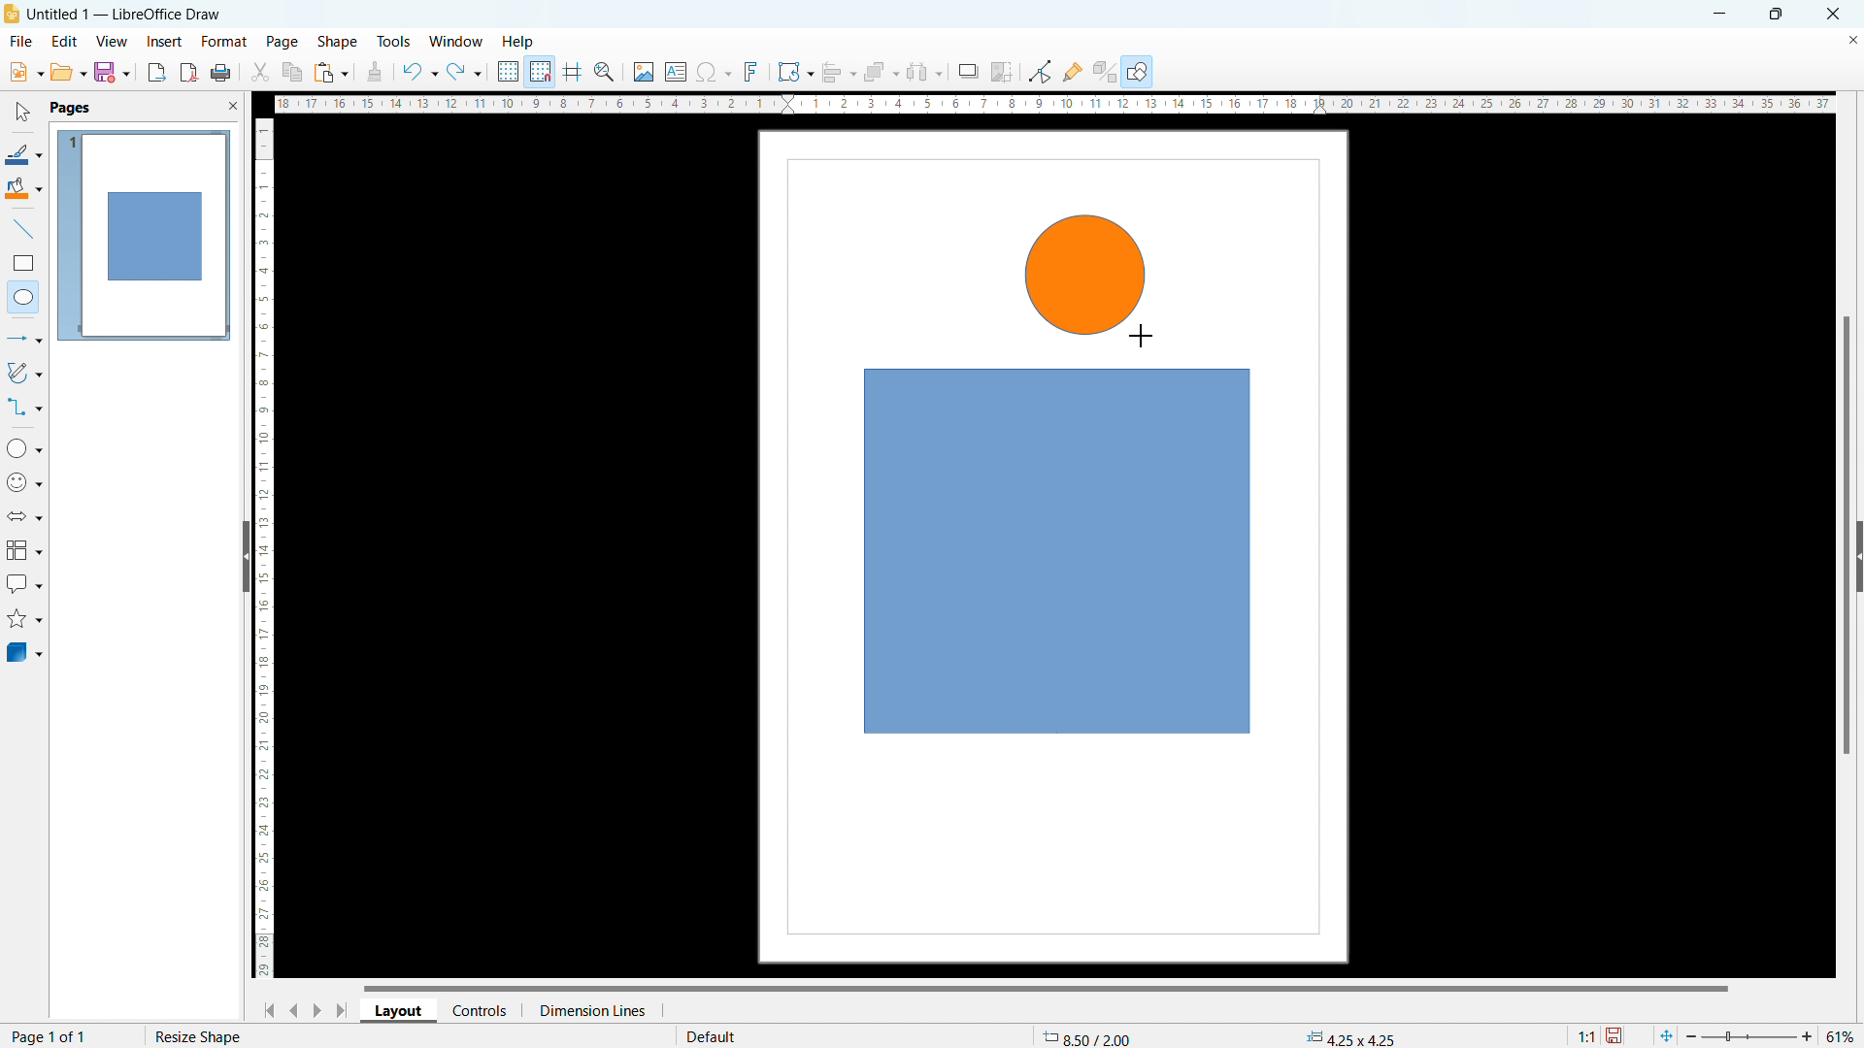  I want to click on callout shapes, so click(25, 584).